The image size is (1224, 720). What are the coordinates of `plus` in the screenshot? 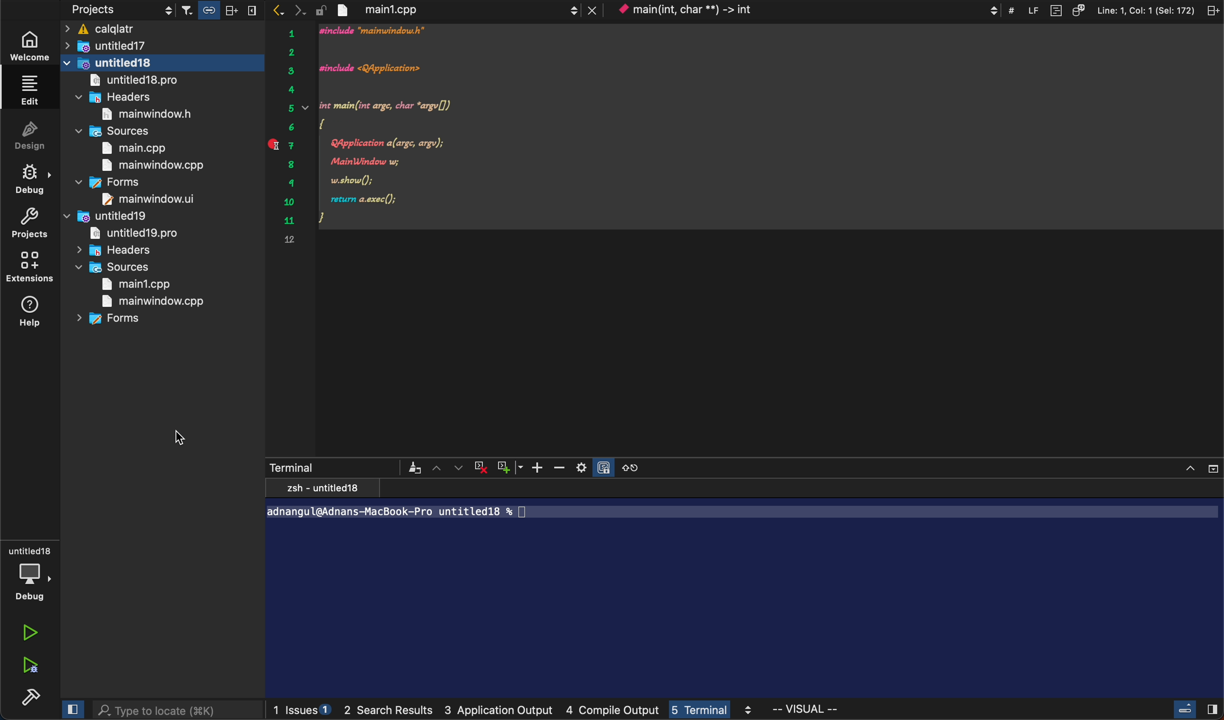 It's located at (510, 467).